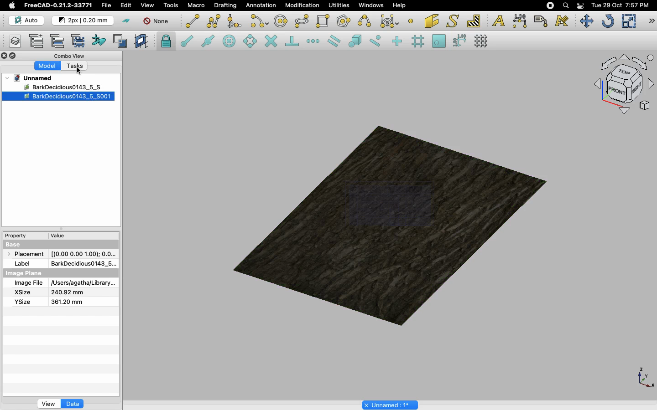 This screenshot has height=410, width=657. Describe the element at coordinates (27, 20) in the screenshot. I see `Auto` at that location.